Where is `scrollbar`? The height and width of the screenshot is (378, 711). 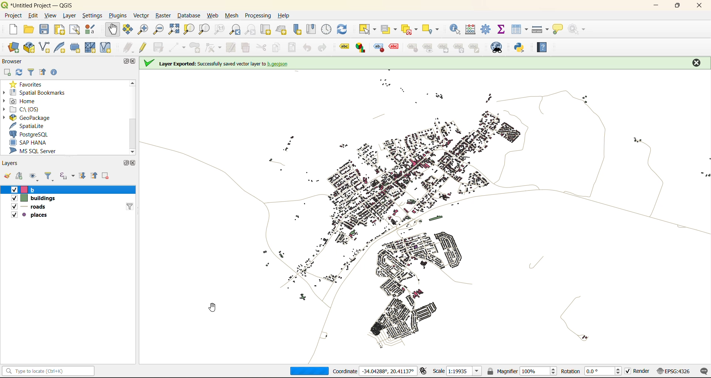 scrollbar is located at coordinates (133, 117).